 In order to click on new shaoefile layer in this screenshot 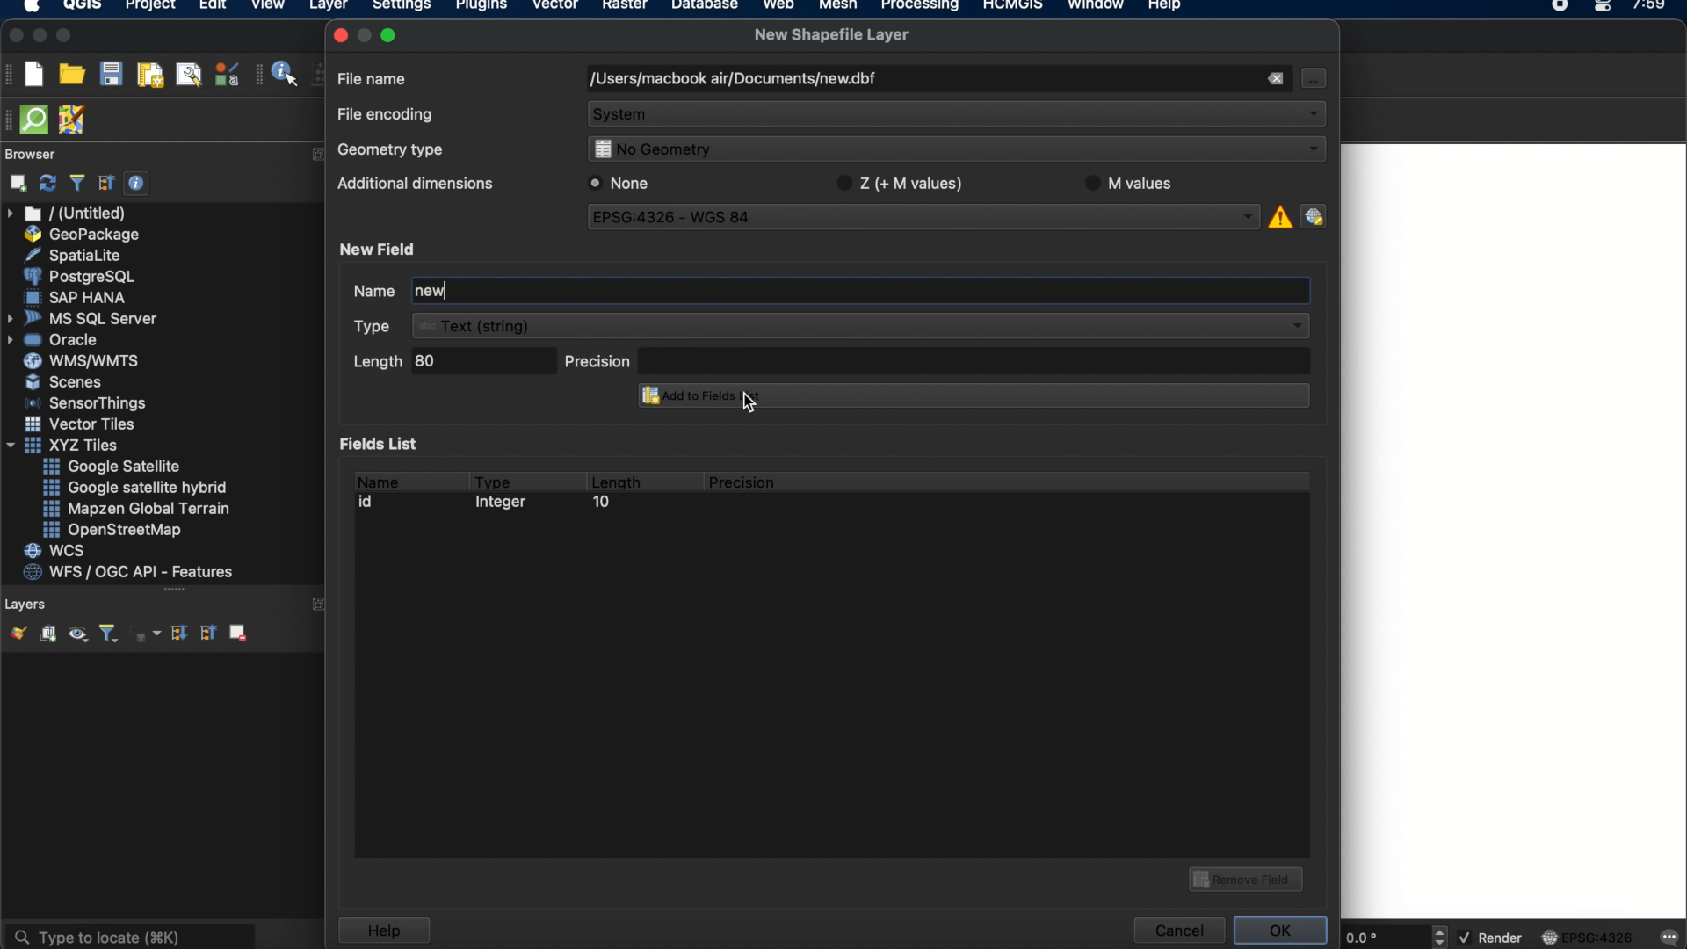, I will do `click(832, 35)`.